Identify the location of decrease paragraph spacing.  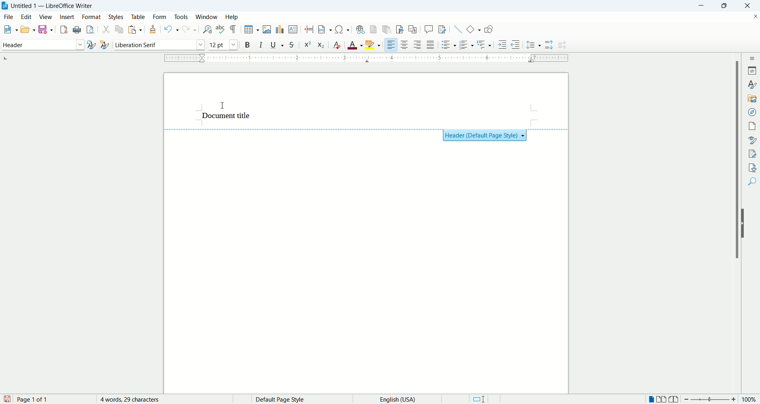
(564, 45).